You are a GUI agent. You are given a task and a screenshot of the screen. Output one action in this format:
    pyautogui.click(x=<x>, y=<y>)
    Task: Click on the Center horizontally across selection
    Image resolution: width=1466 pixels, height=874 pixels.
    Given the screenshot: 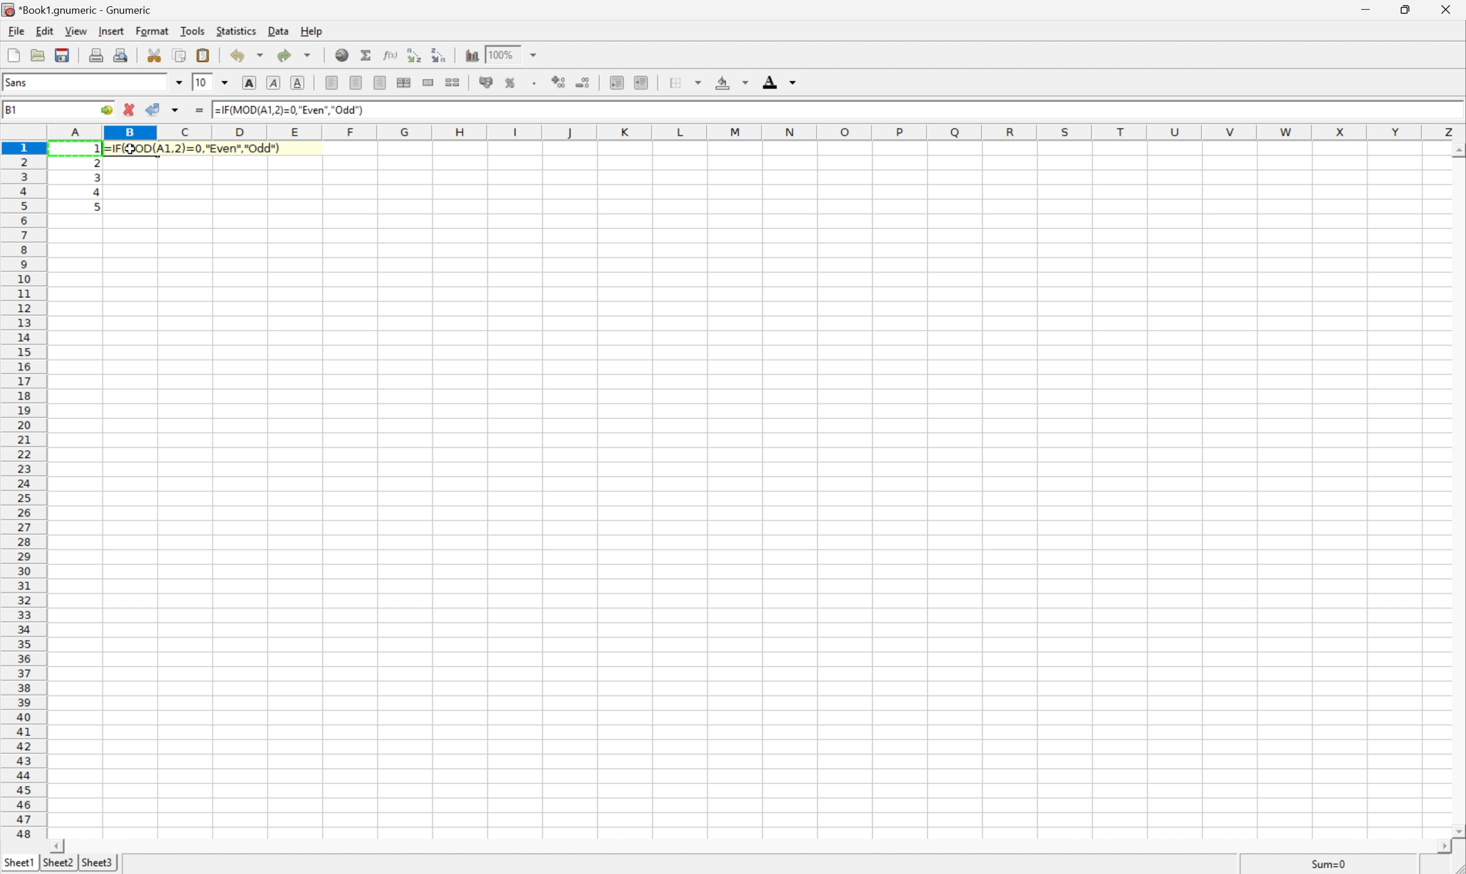 What is the action you would take?
    pyautogui.click(x=406, y=82)
    